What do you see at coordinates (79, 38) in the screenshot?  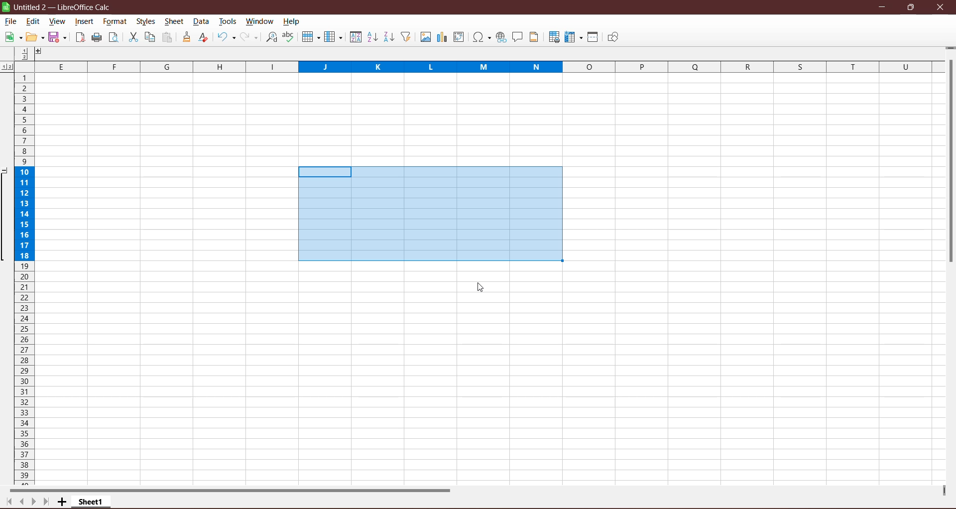 I see `Export directly as PDF` at bounding box center [79, 38].